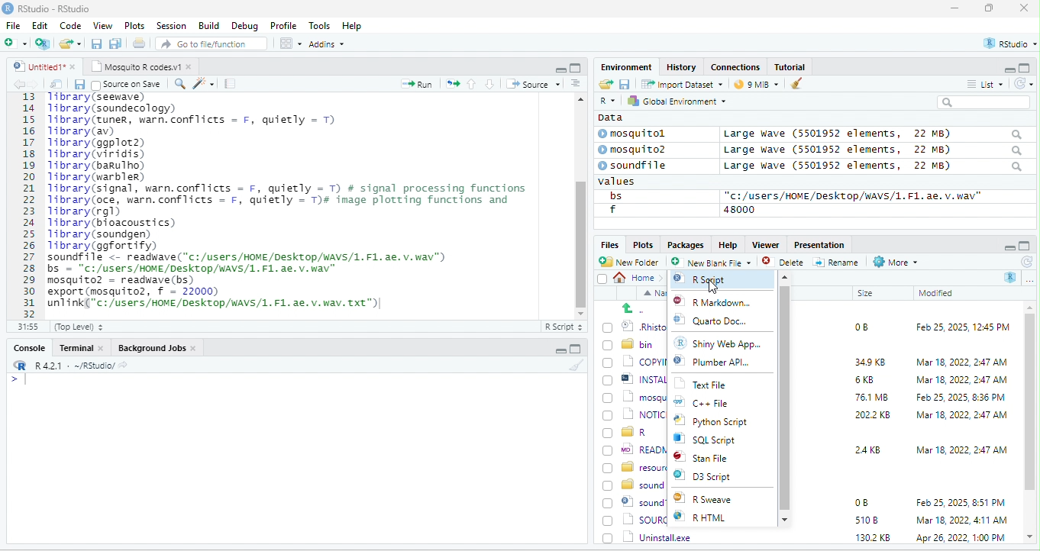 The width and height of the screenshot is (1040, 551). Describe the element at coordinates (874, 416) in the screenshot. I see `2022 KB` at that location.